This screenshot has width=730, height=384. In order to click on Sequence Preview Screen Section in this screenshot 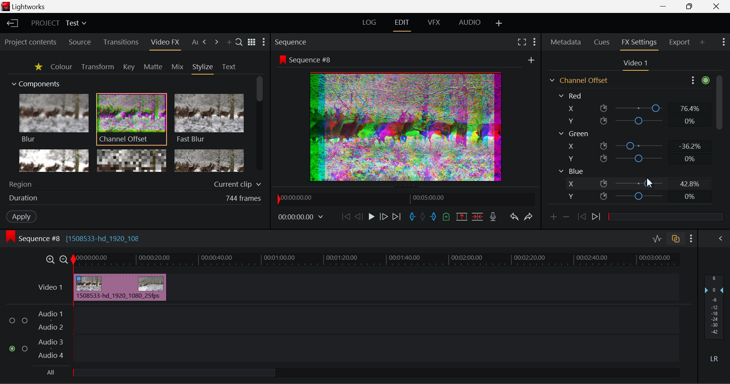, I will do `click(406, 59)`.